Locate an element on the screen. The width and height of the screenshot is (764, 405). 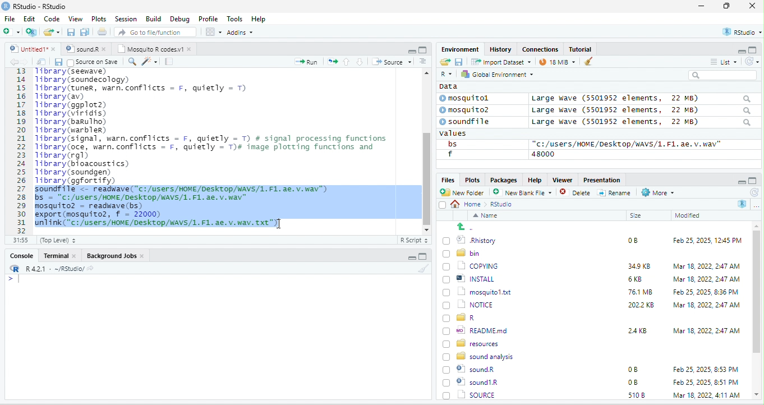
8 sound analysis is located at coordinates (480, 356).